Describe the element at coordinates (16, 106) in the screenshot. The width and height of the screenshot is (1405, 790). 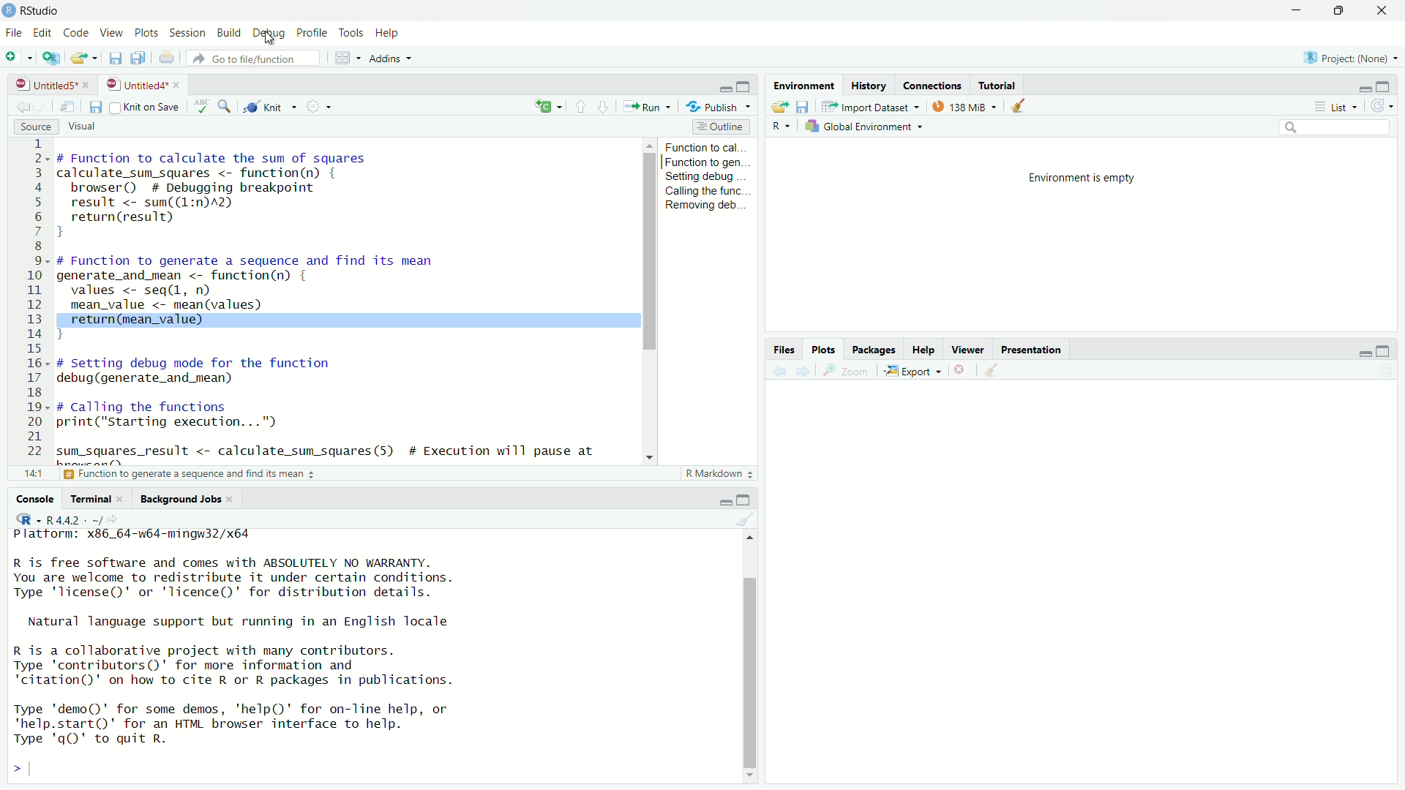
I see `go back to the previous source location` at that location.